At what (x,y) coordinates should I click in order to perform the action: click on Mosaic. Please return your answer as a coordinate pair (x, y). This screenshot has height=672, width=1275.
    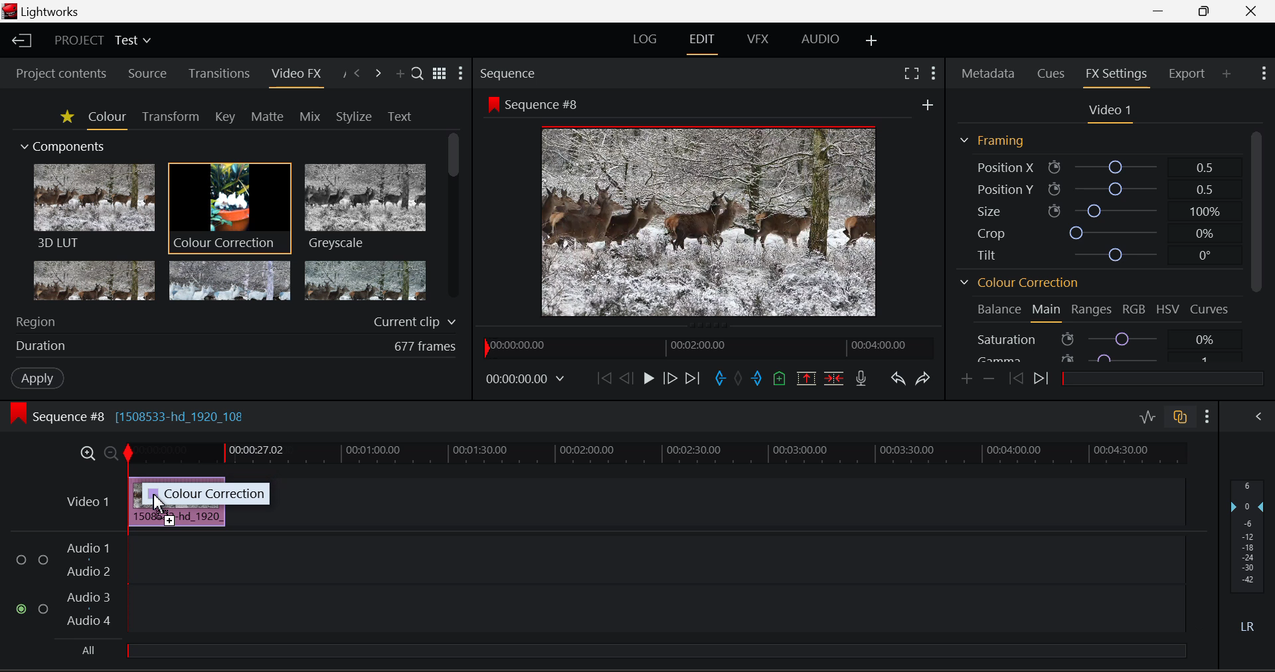
    Looking at the image, I should click on (228, 280).